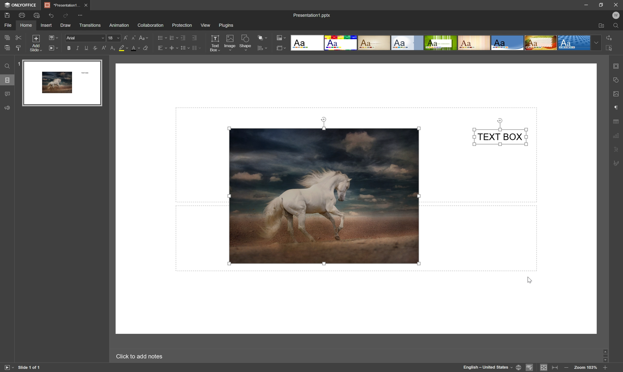 The height and width of the screenshot is (372, 623). Describe the element at coordinates (586, 368) in the screenshot. I see `zoom 100%` at that location.